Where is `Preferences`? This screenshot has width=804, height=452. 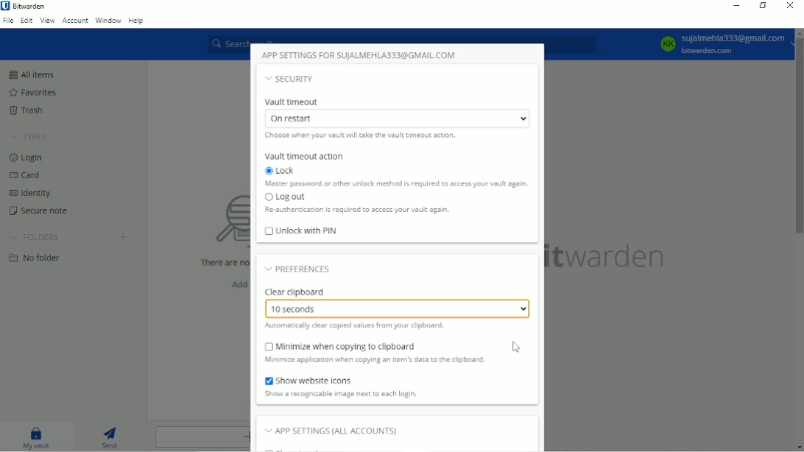
Preferences is located at coordinates (298, 269).